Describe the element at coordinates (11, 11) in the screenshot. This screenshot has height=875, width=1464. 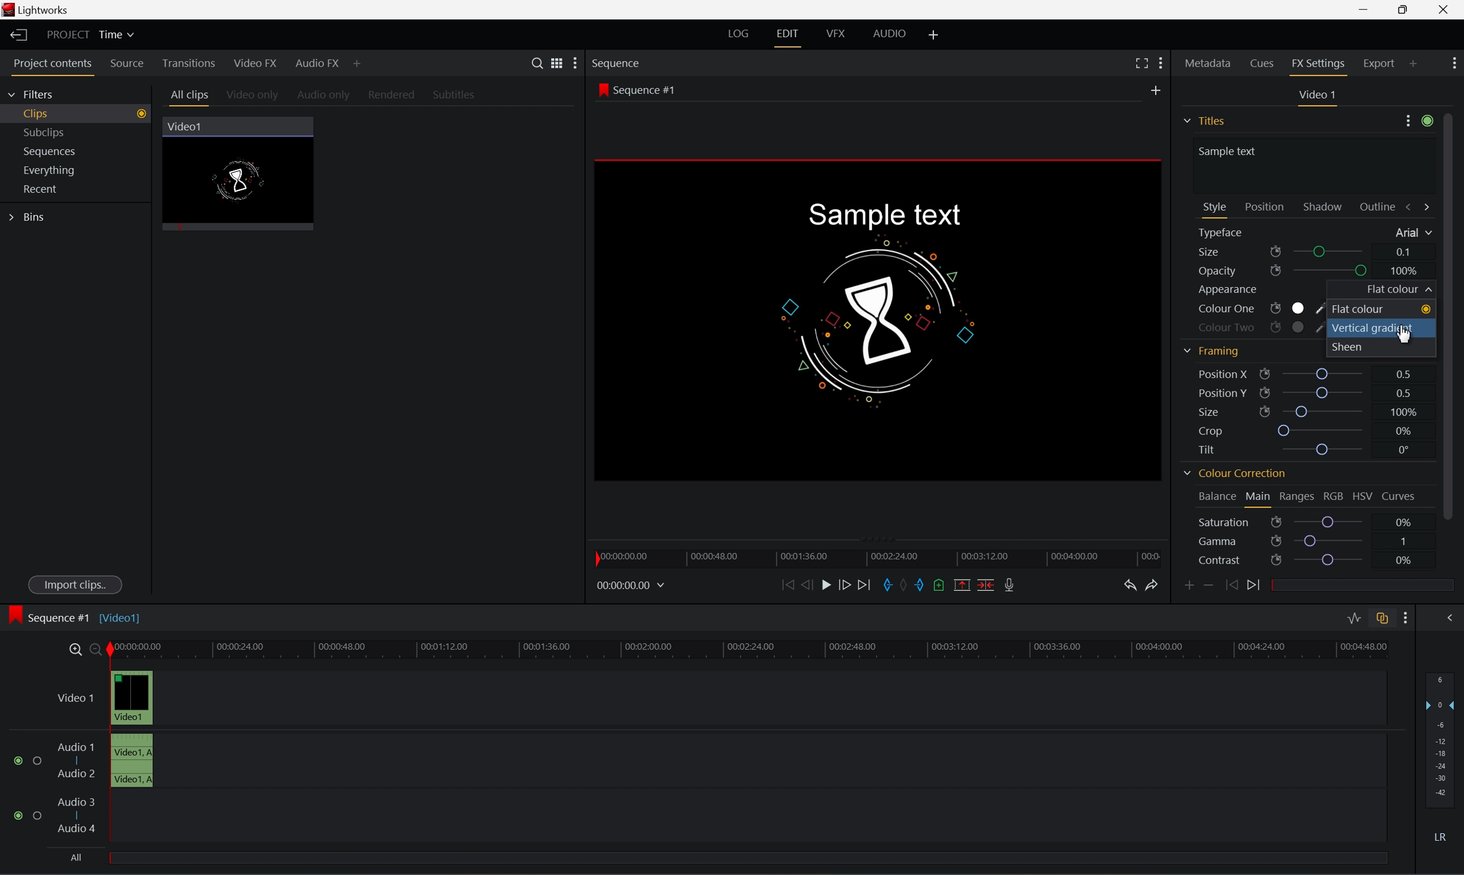
I see `logo` at that location.